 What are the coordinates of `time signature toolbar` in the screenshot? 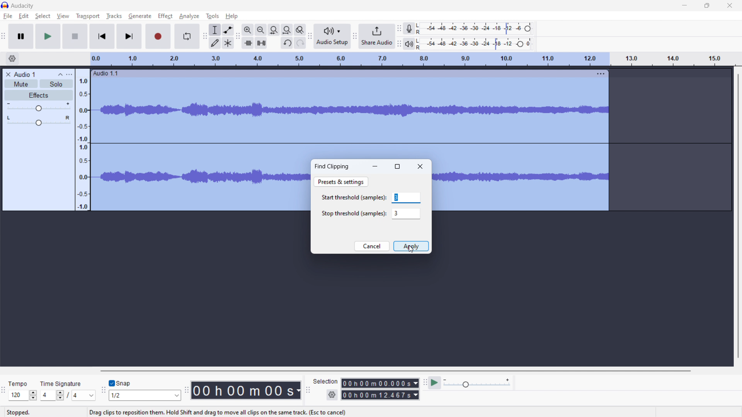 It's located at (67, 395).